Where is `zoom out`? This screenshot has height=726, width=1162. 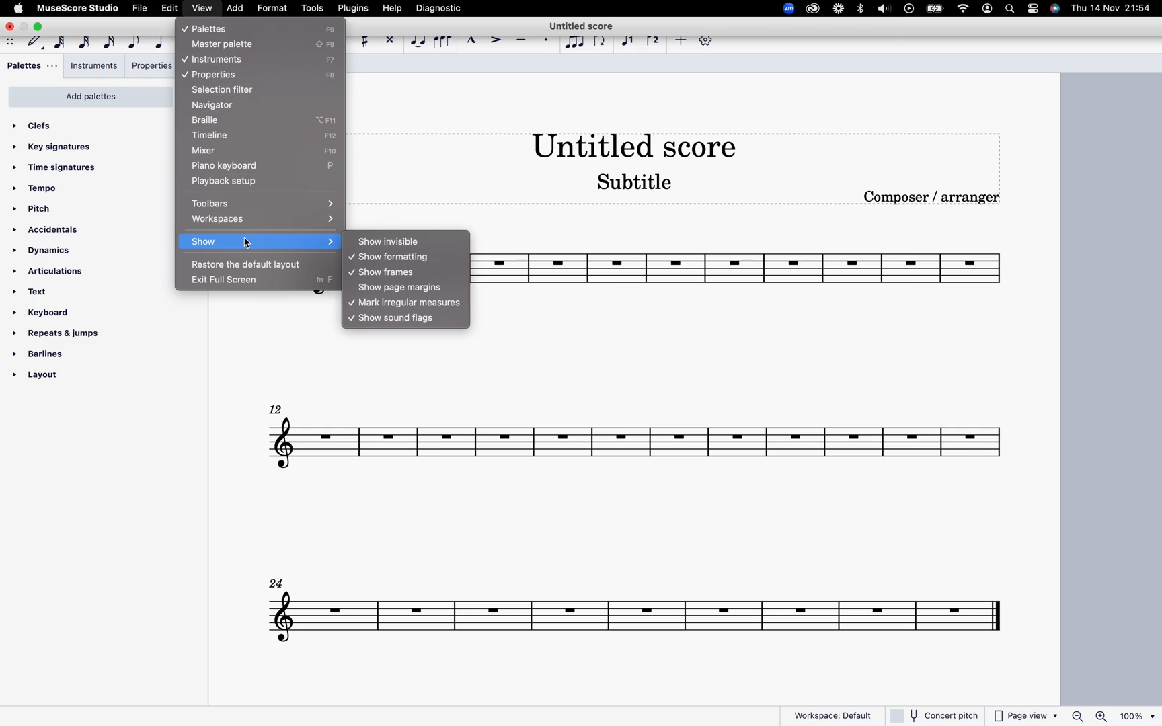 zoom out is located at coordinates (1074, 713).